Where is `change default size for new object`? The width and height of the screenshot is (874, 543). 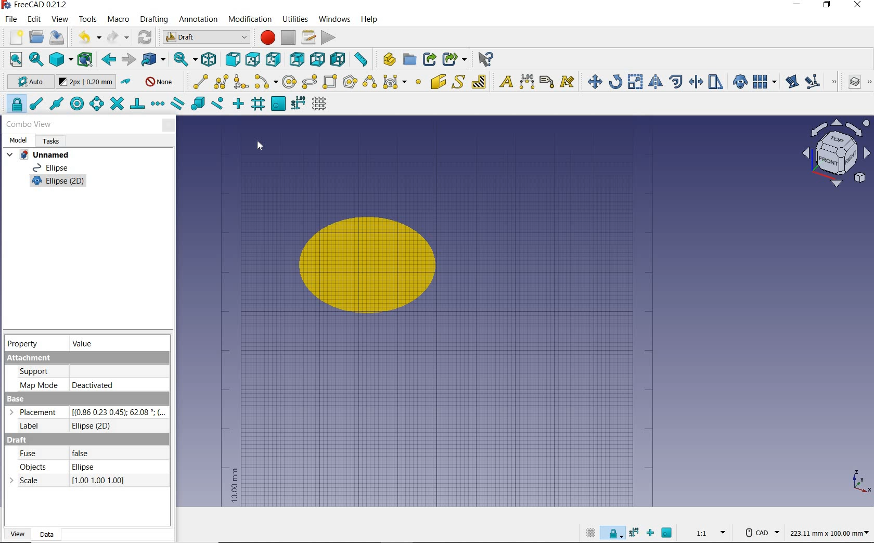 change default size for new object is located at coordinates (86, 83).